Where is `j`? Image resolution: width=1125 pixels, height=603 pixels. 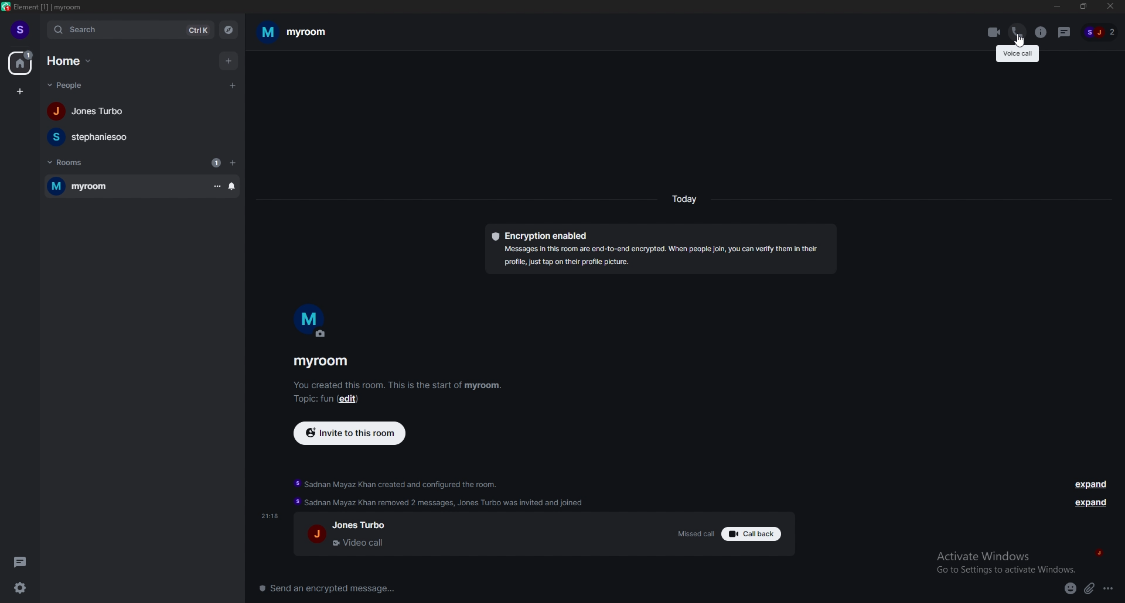
j is located at coordinates (1099, 551).